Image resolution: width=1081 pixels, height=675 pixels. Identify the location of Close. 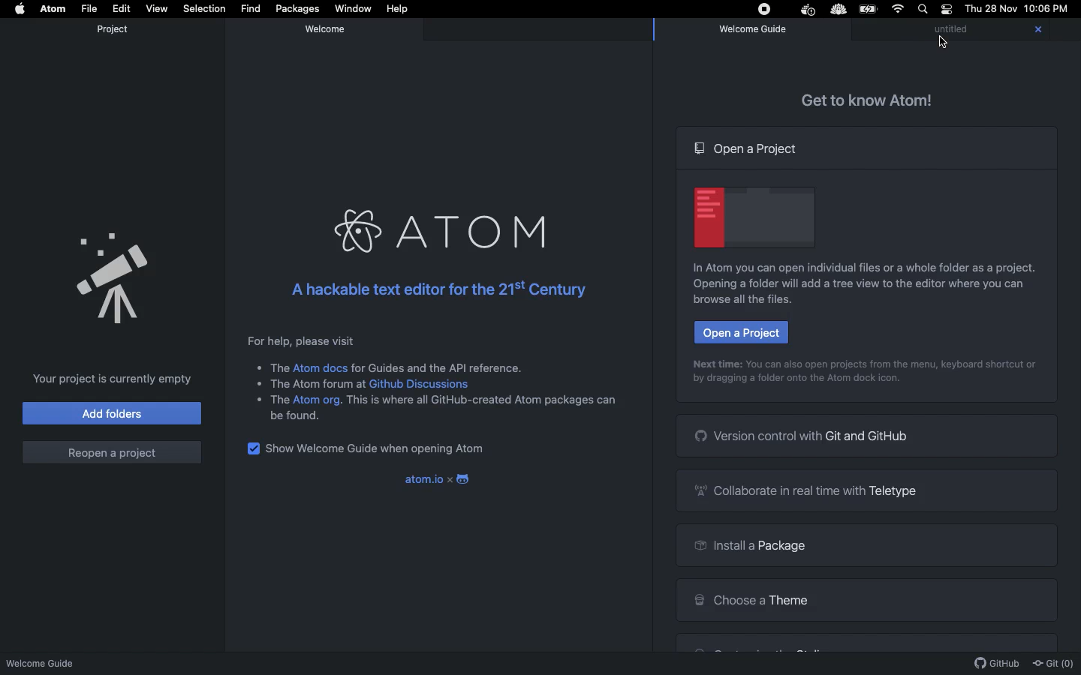
(1036, 31).